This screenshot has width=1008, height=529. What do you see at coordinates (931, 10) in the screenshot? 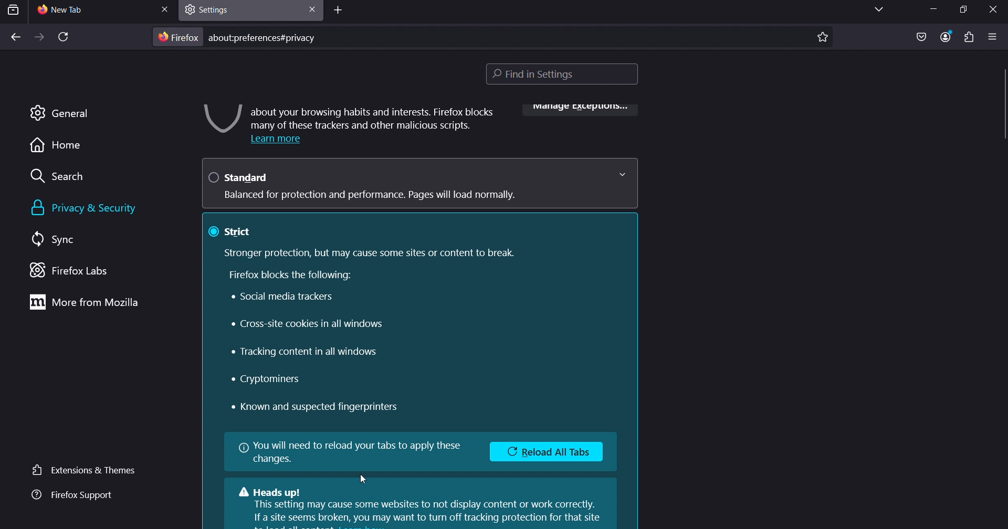
I see `minimize` at bounding box center [931, 10].